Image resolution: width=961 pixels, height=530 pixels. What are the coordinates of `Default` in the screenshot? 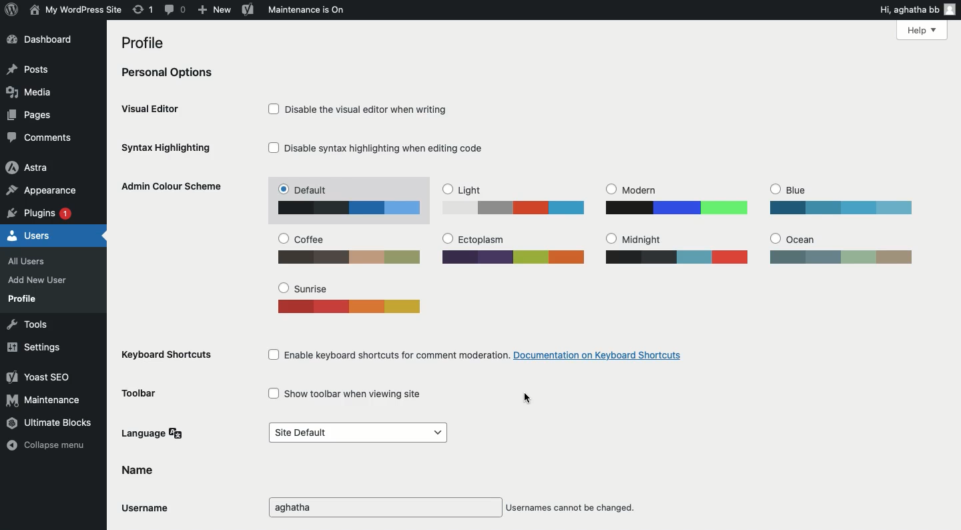 It's located at (358, 433).